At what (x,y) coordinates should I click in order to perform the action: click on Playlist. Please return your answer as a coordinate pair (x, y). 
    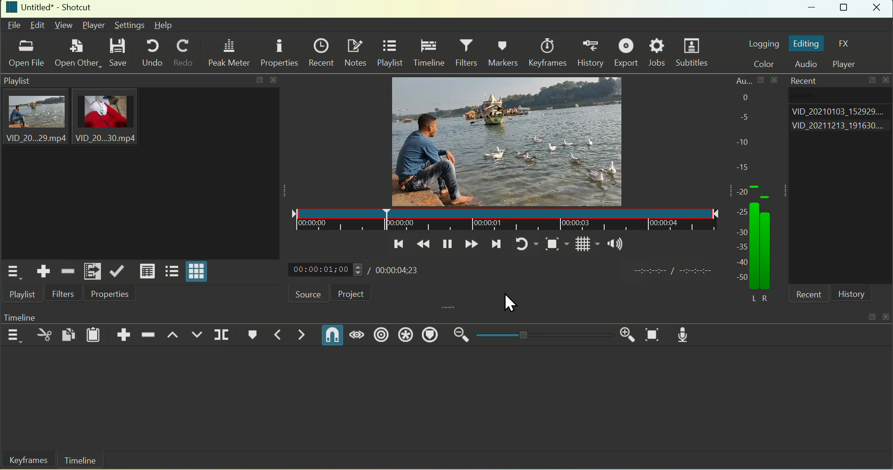
    Looking at the image, I should click on (390, 54).